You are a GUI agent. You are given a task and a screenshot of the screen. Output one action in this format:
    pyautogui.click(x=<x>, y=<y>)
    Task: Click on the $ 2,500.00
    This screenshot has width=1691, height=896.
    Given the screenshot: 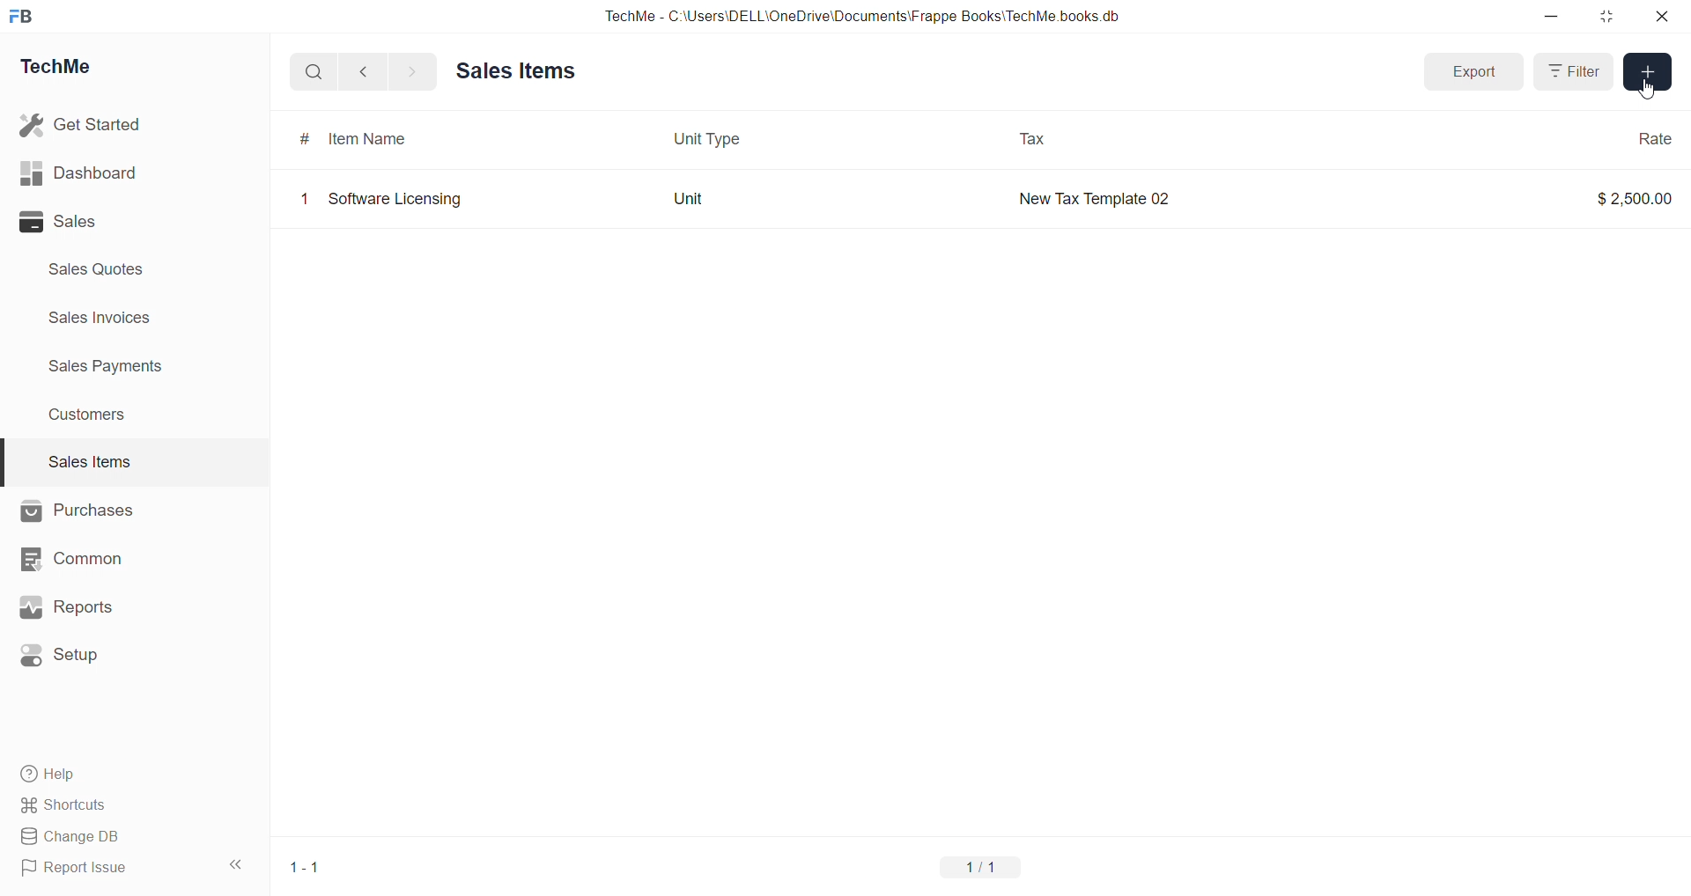 What is the action you would take?
    pyautogui.click(x=1632, y=198)
    